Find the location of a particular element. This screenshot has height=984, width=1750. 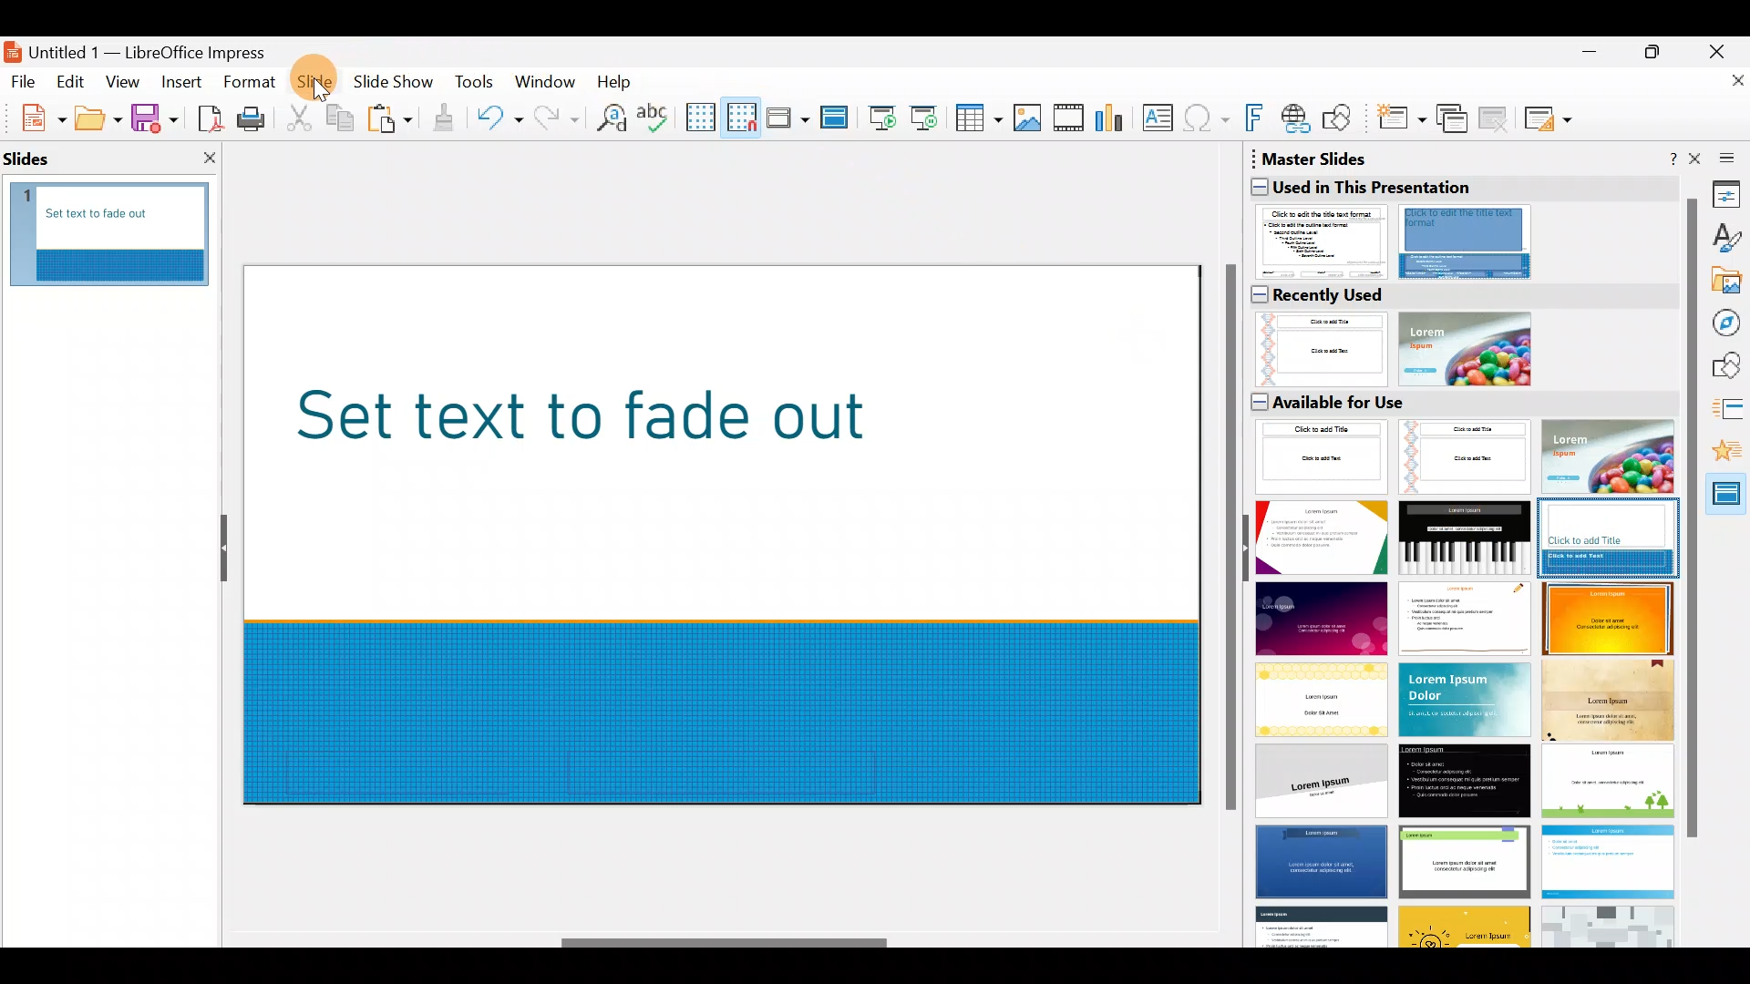

Snap to grid is located at coordinates (738, 117).